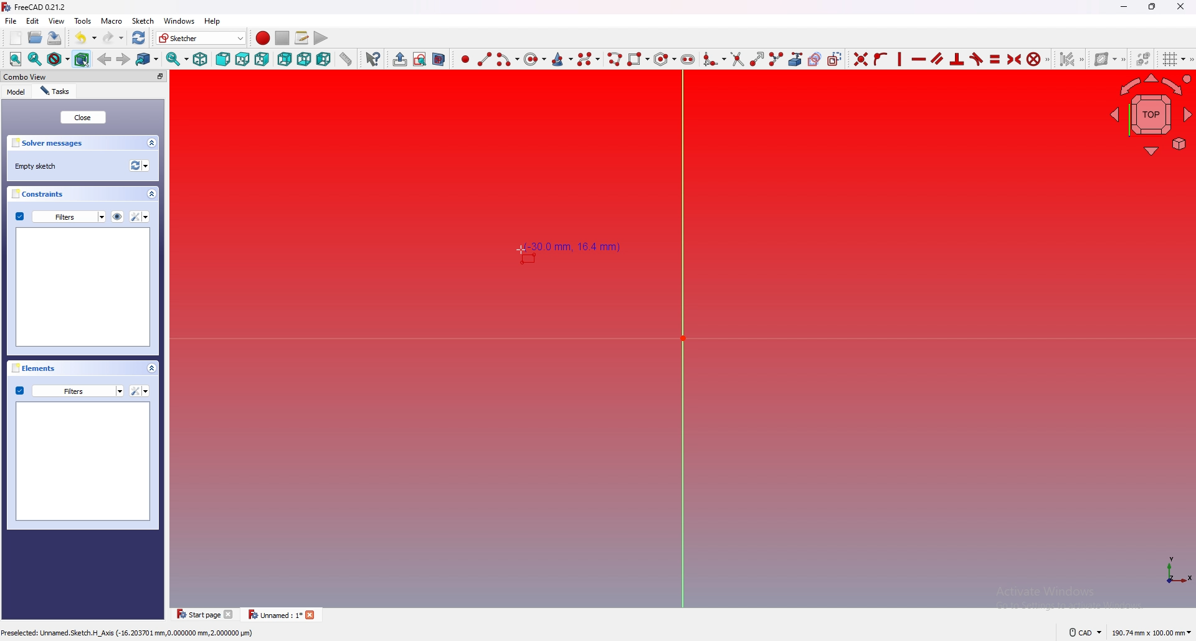  What do you see at coordinates (160, 77) in the screenshot?
I see `pop out` at bounding box center [160, 77].